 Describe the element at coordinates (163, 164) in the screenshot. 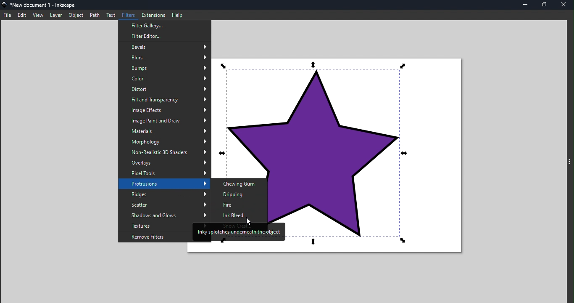

I see `Overlays` at that location.